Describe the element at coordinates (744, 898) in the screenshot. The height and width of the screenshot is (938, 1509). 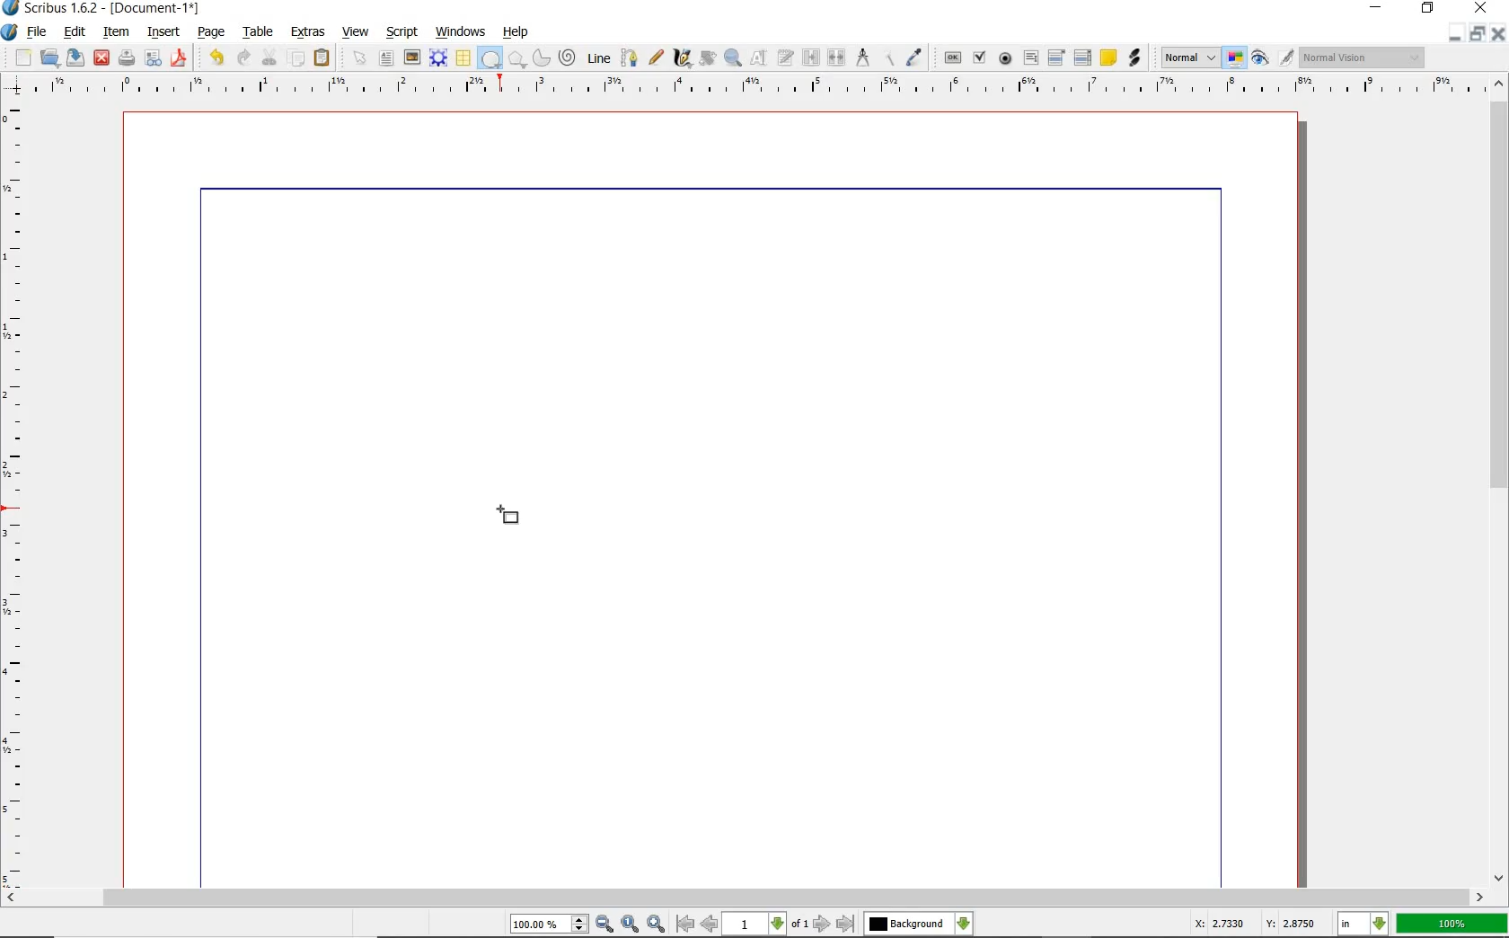
I see `SCROLLBAR` at that location.